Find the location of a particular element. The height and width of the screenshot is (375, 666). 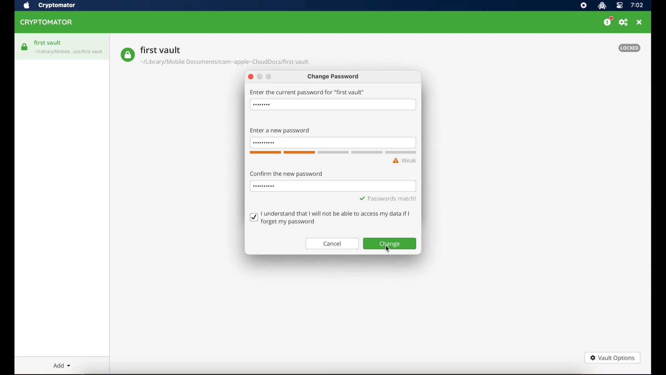

close is located at coordinates (639, 22).